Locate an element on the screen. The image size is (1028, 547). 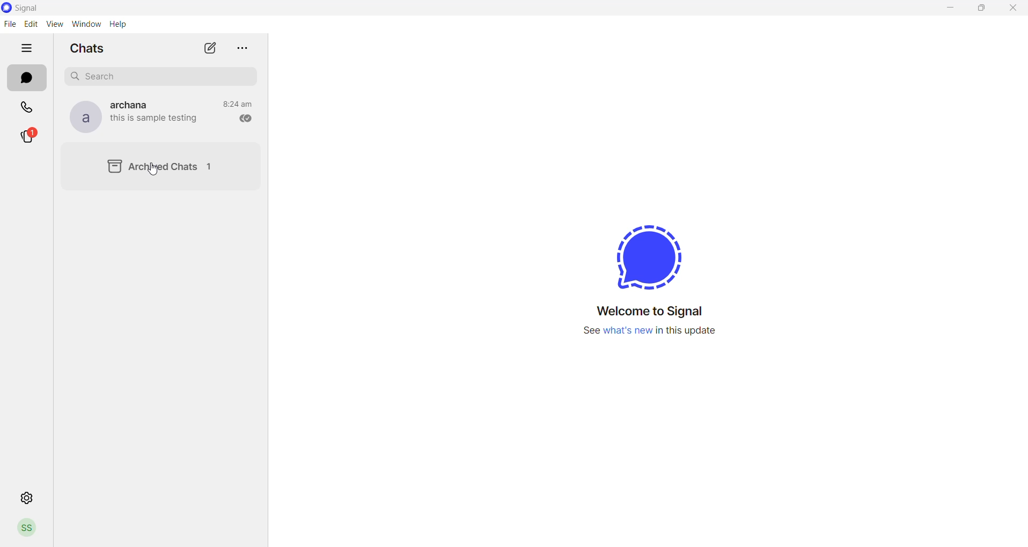
search chat is located at coordinates (158, 75).